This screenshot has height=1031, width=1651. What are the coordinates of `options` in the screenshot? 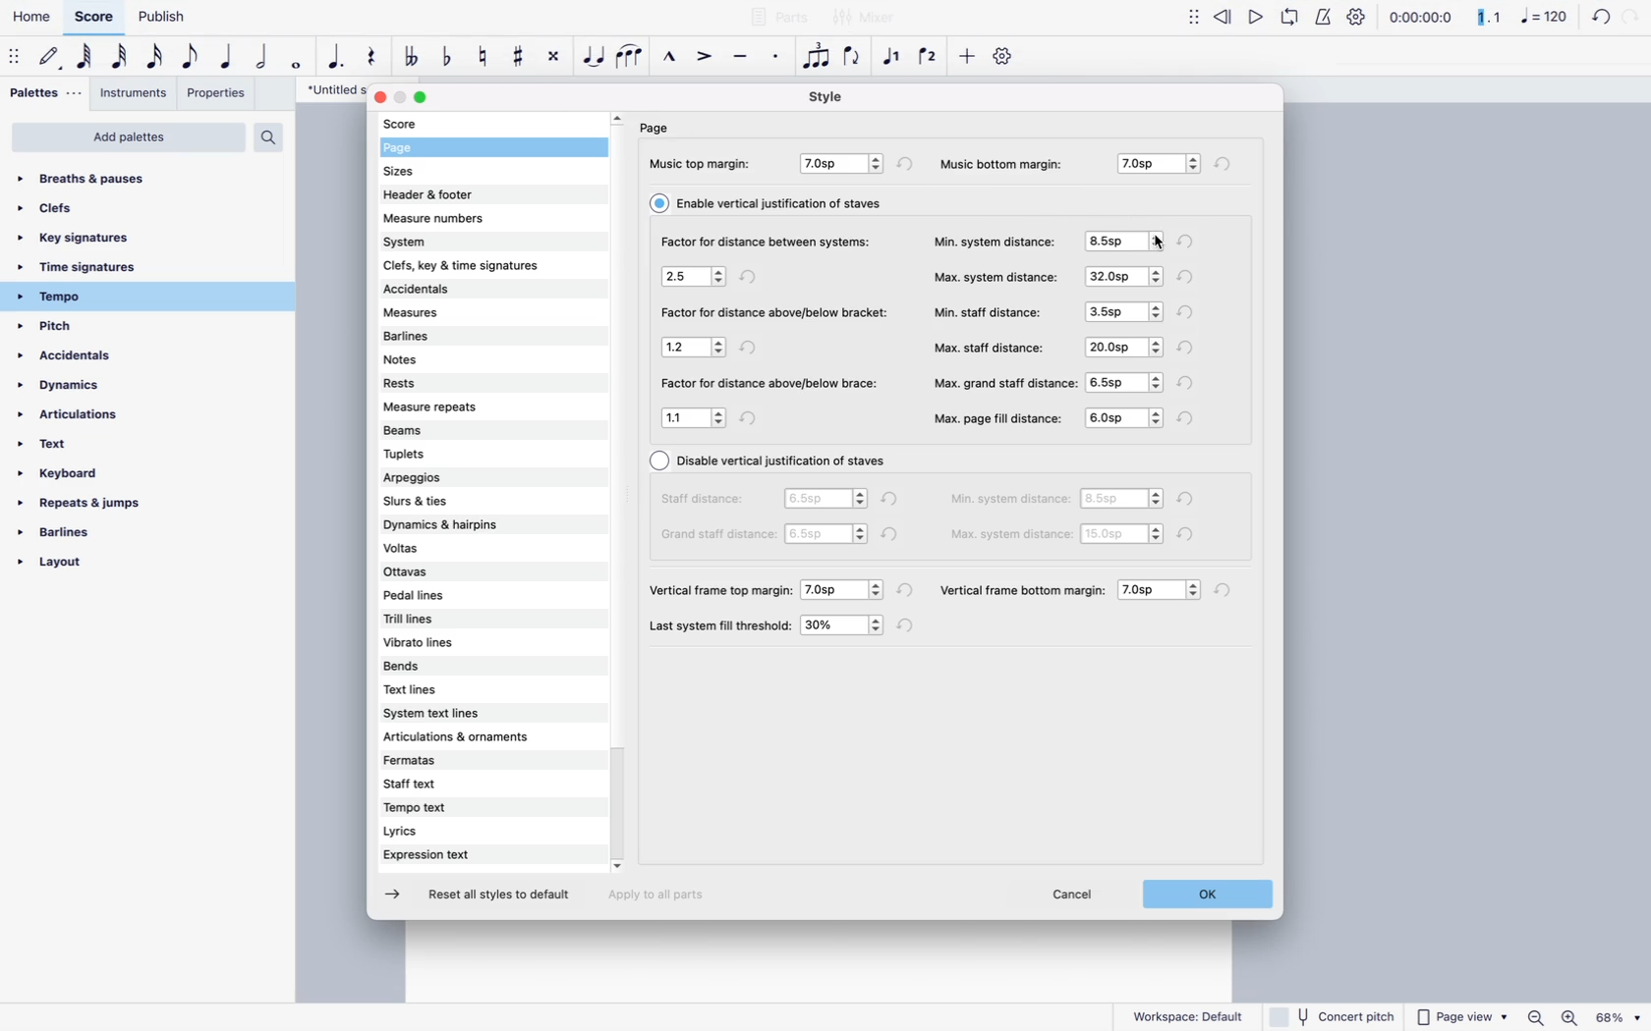 It's located at (1121, 276).